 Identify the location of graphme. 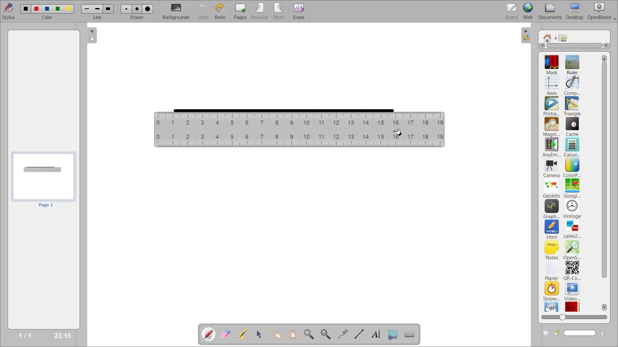
(552, 209).